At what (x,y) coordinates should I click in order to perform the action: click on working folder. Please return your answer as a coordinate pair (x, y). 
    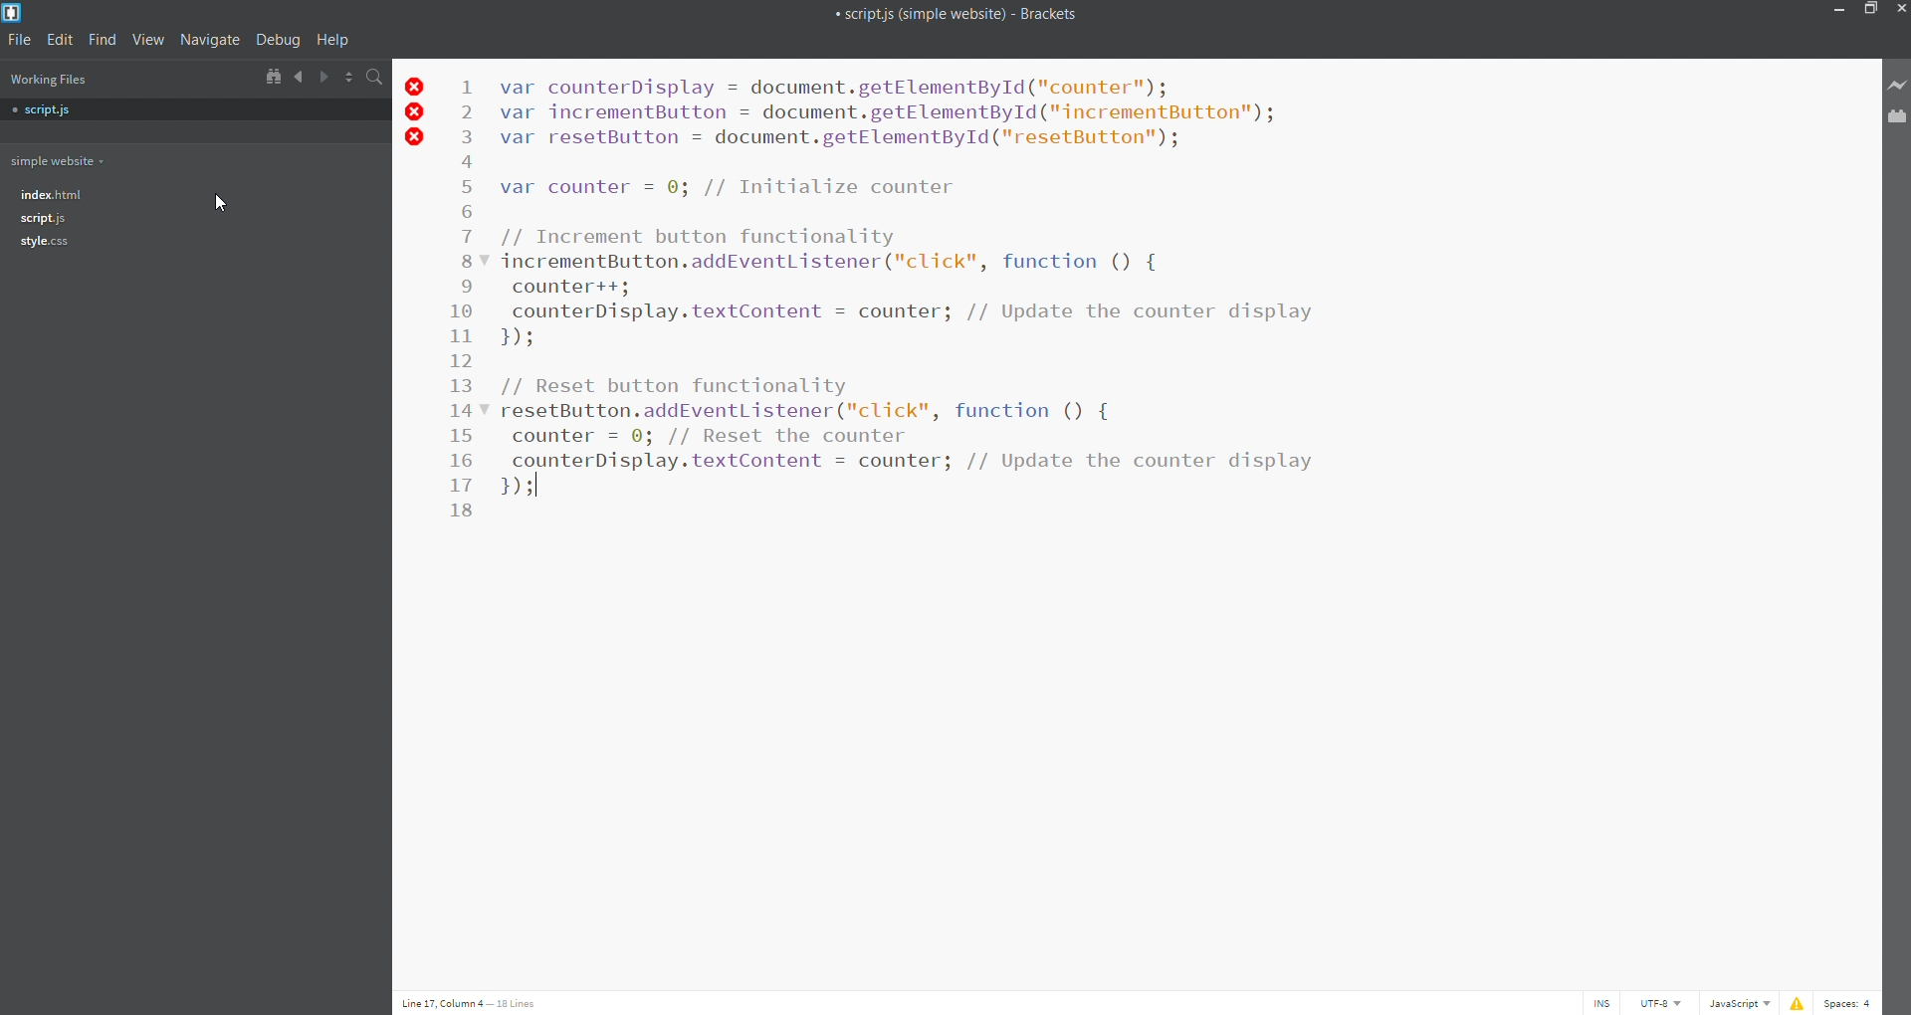
    Looking at the image, I should click on (61, 162).